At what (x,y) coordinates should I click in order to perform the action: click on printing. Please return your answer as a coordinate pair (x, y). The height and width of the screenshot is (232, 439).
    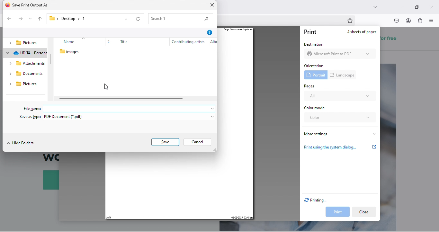
    Looking at the image, I should click on (317, 200).